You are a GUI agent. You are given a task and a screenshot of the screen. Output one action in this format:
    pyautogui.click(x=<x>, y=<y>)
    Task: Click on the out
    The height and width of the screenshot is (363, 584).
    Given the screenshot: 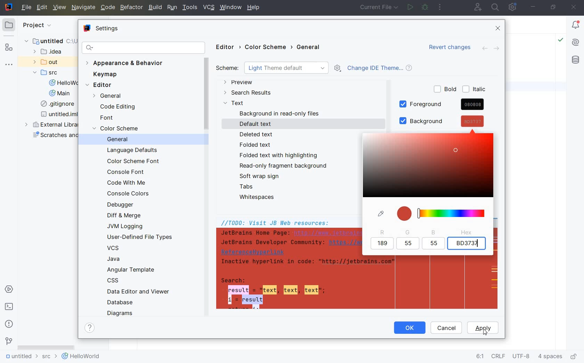 What is the action you would take?
    pyautogui.click(x=46, y=62)
    